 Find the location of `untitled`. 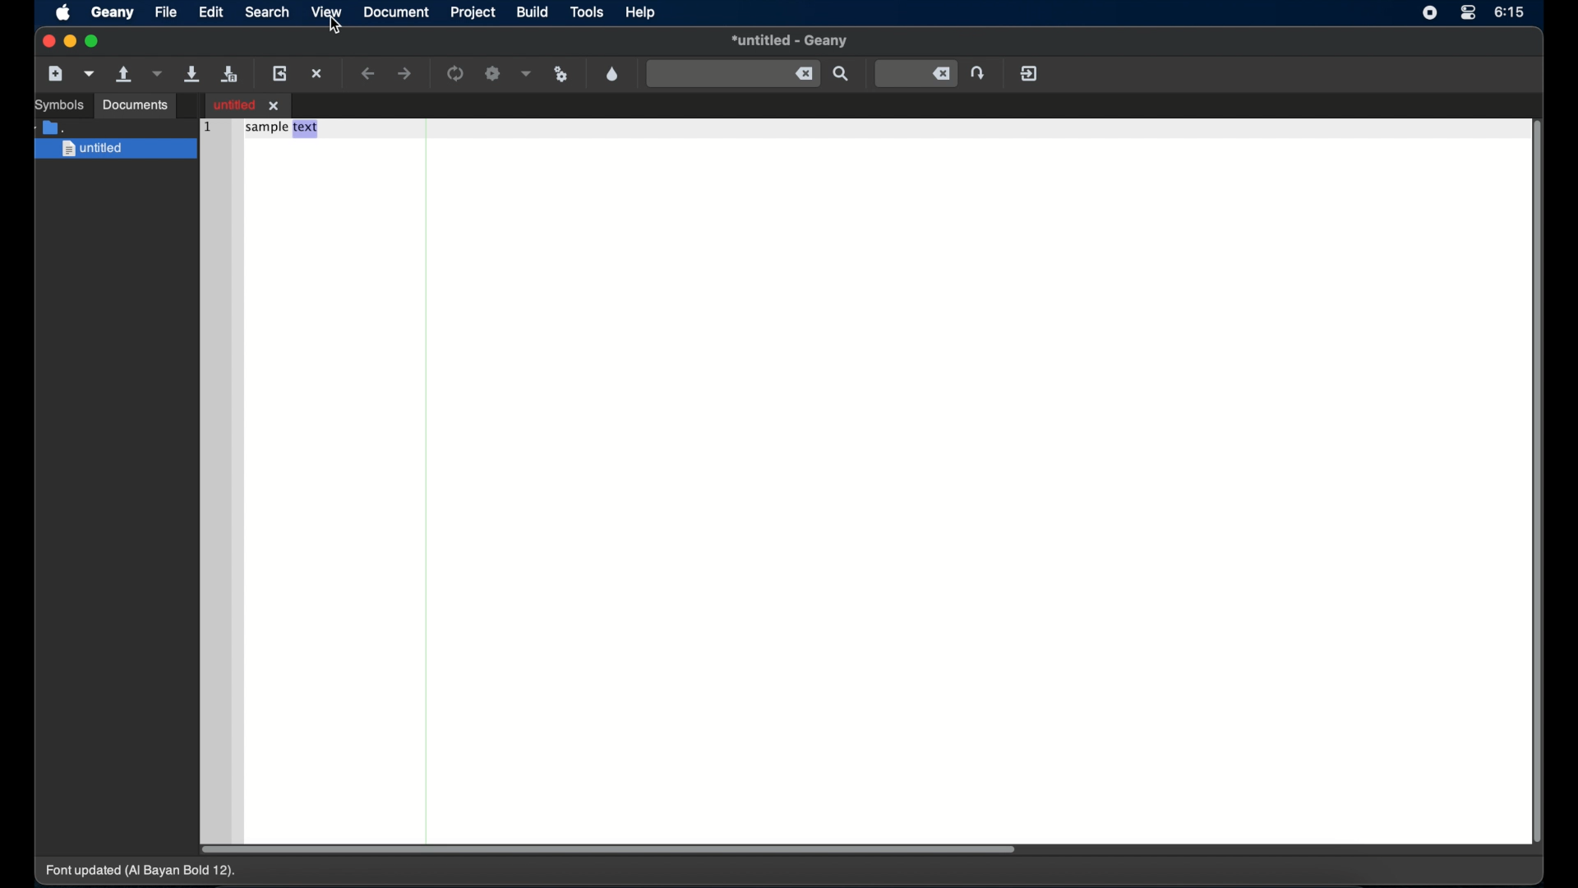

untitled is located at coordinates (117, 150).